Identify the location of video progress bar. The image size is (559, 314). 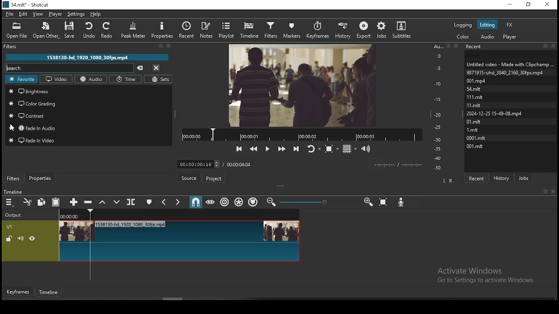
(302, 134).